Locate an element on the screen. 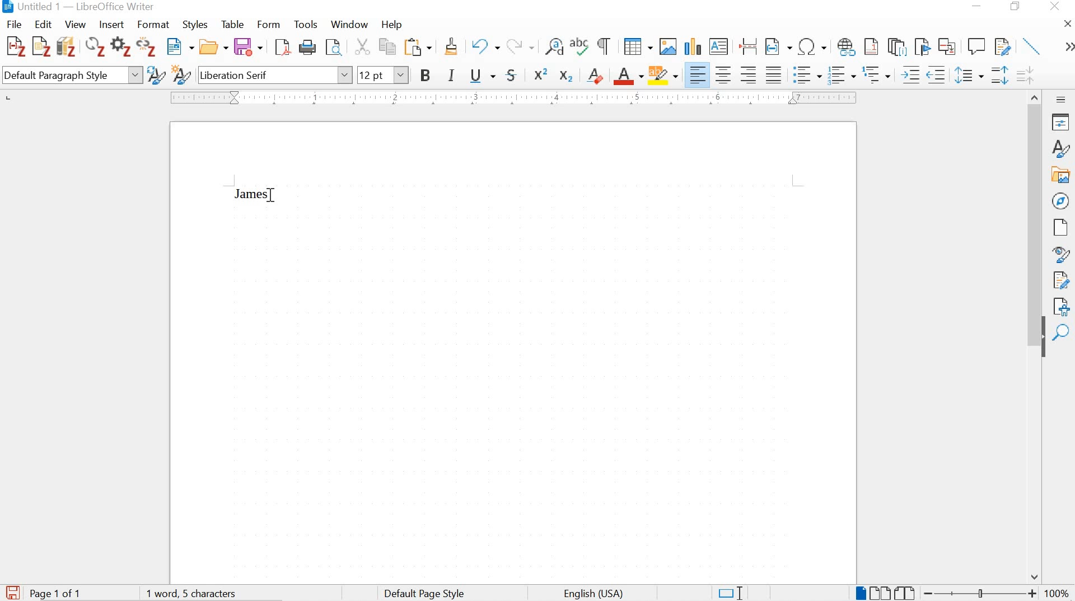 The image size is (1075, 601). refresh is located at coordinates (94, 48).